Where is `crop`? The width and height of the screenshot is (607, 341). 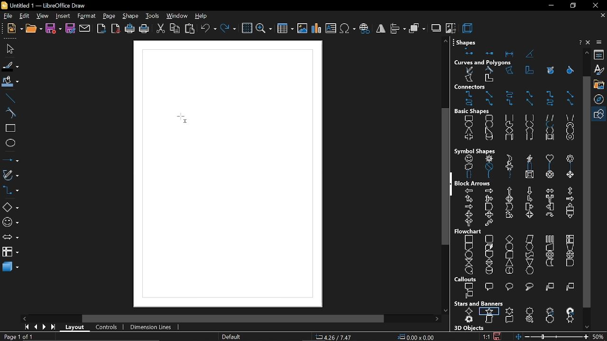
crop is located at coordinates (451, 28).